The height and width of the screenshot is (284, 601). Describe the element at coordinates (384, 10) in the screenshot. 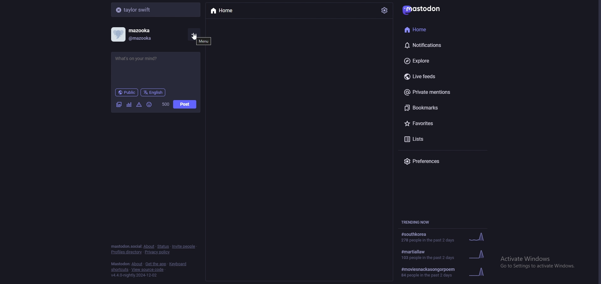

I see `settings` at that location.